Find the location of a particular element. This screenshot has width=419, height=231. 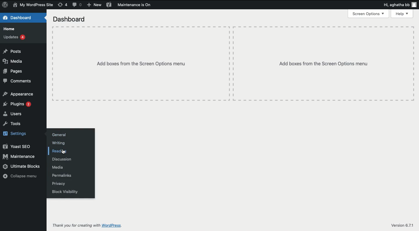

yoast is located at coordinates (109, 5).